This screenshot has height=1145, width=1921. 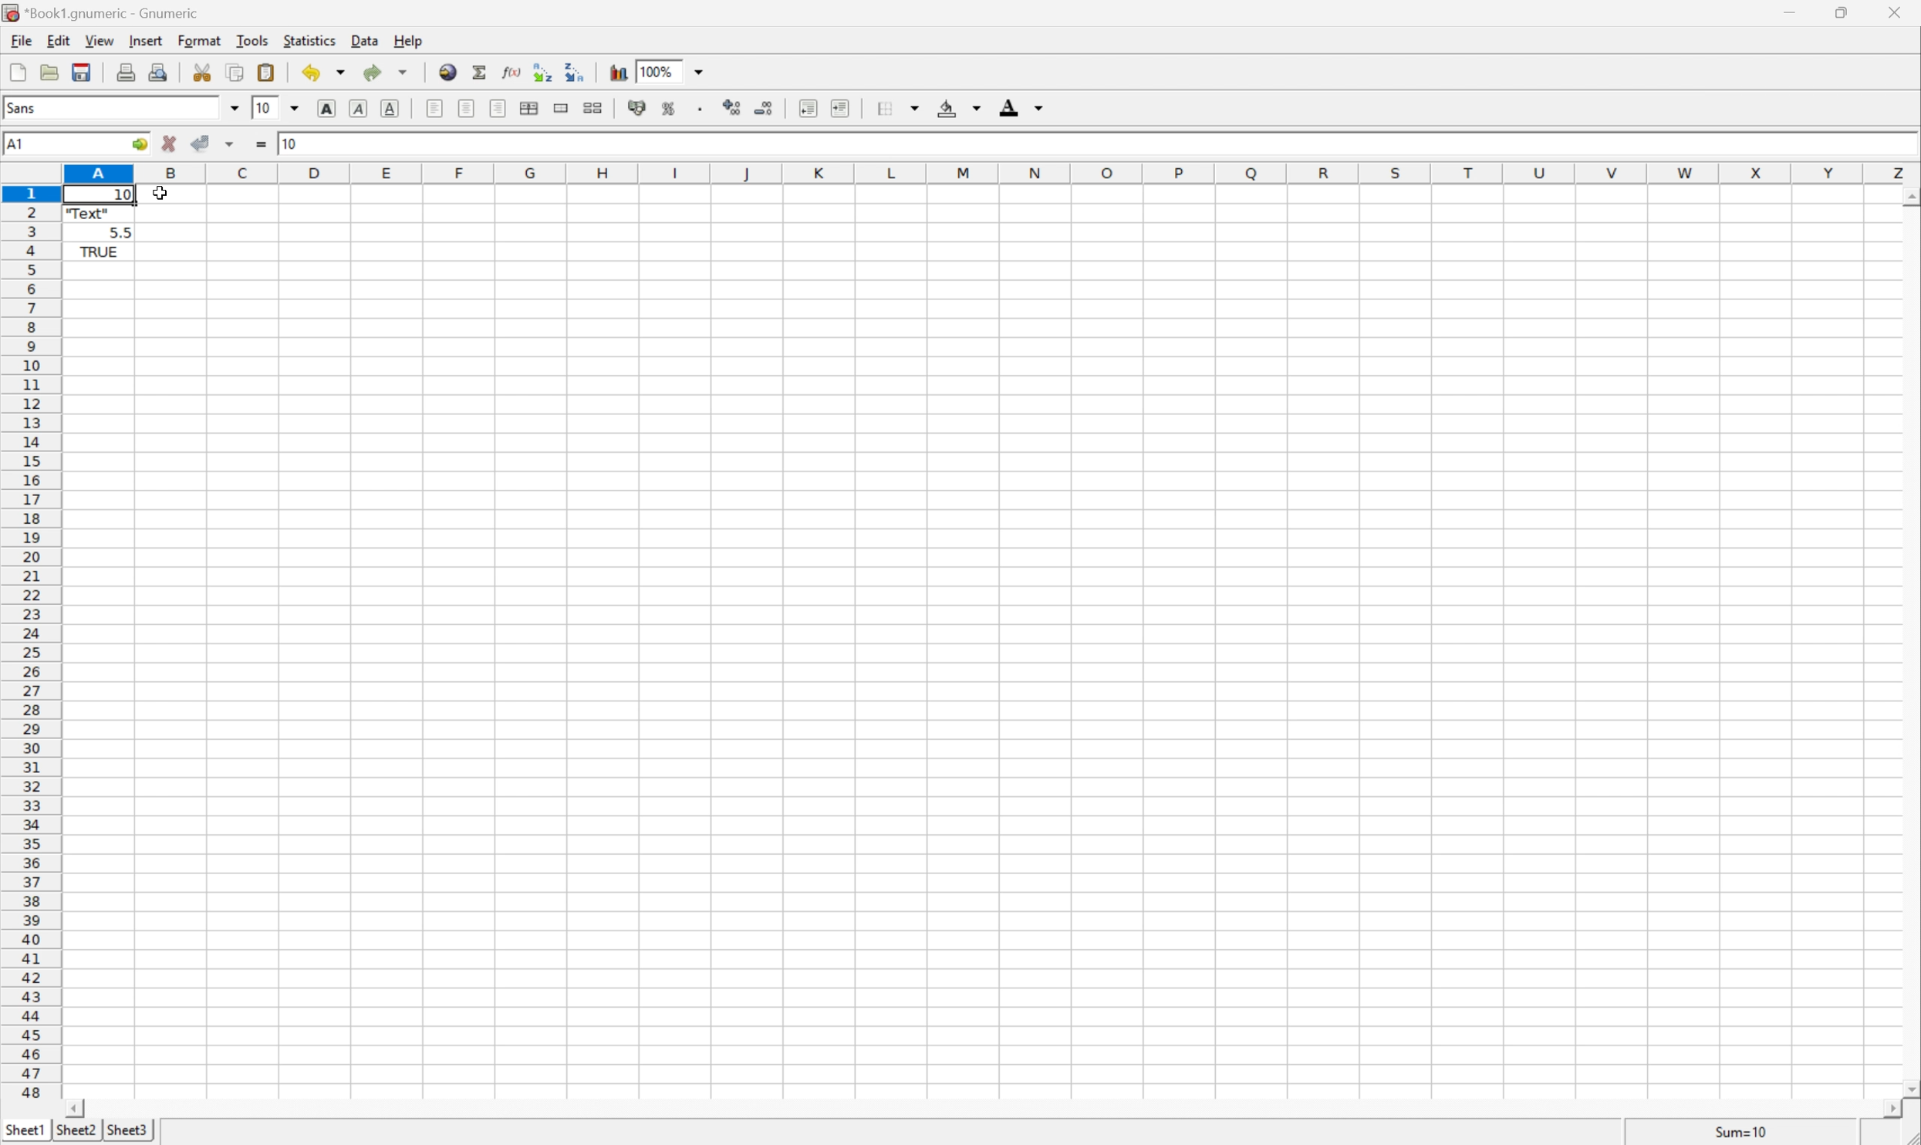 What do you see at coordinates (121, 231) in the screenshot?
I see `5.5` at bounding box center [121, 231].